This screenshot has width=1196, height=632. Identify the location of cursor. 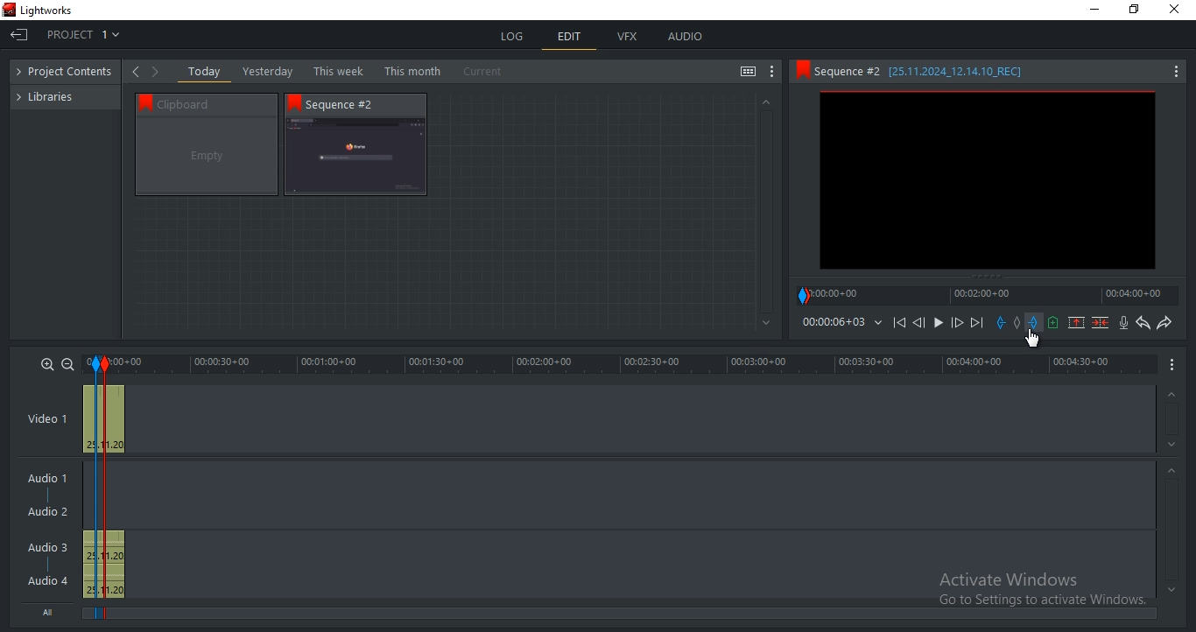
(1035, 341).